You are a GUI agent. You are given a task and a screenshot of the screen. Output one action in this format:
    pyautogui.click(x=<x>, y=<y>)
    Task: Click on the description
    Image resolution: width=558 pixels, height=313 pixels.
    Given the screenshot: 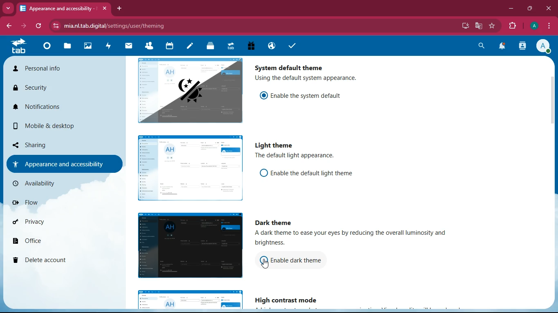 What is the action you would take?
    pyautogui.click(x=357, y=240)
    